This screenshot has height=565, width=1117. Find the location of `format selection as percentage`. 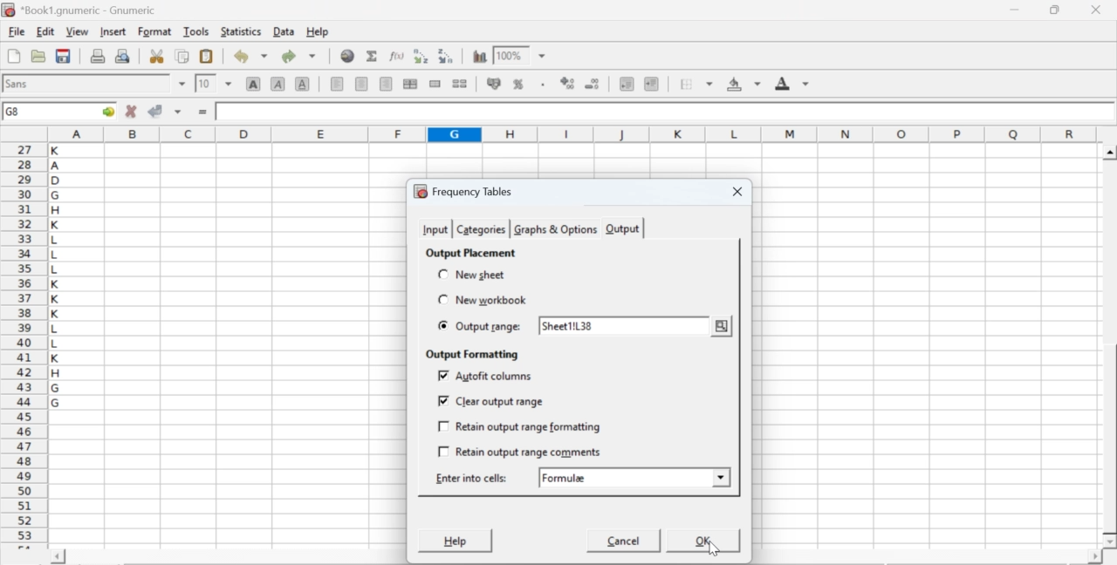

format selection as percentage is located at coordinates (517, 84).